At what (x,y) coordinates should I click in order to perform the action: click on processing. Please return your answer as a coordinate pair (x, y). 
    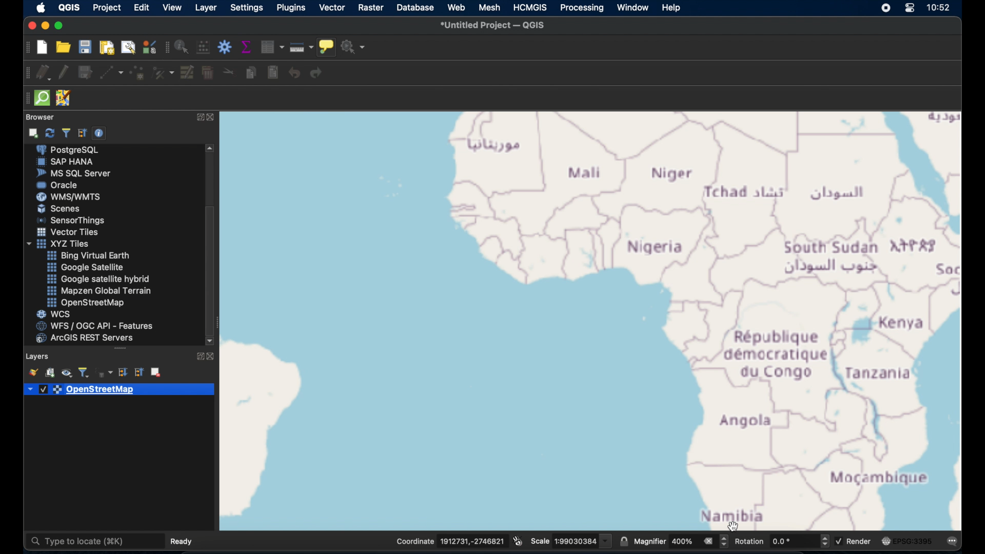
    Looking at the image, I should click on (583, 8).